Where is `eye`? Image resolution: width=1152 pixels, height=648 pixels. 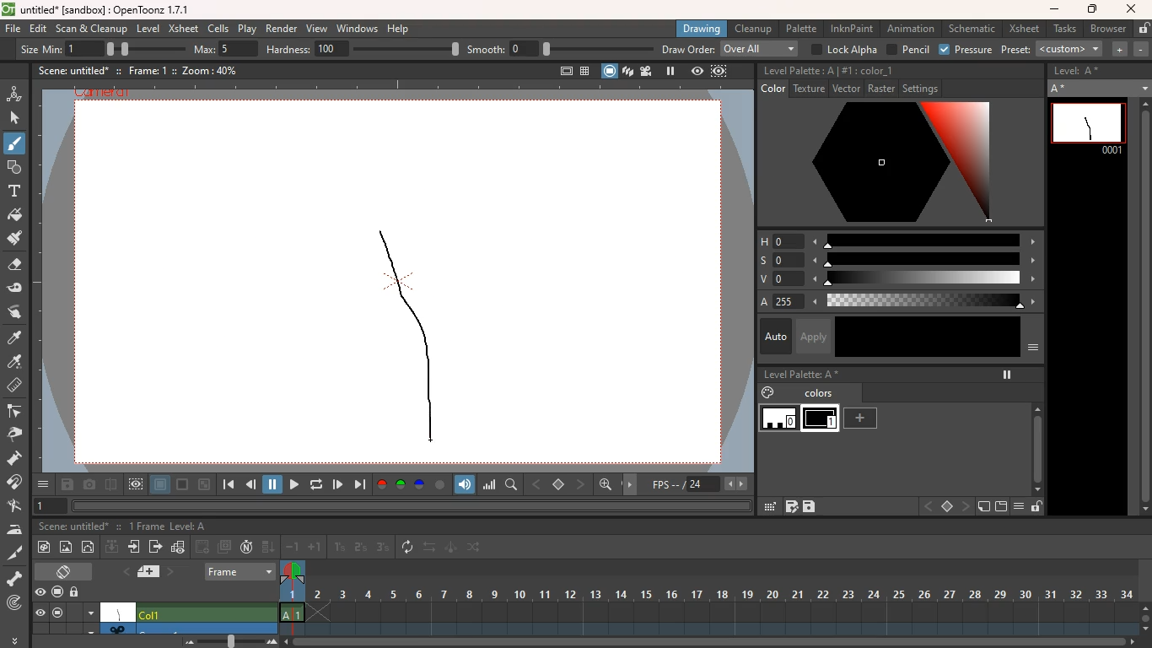 eye is located at coordinates (41, 593).